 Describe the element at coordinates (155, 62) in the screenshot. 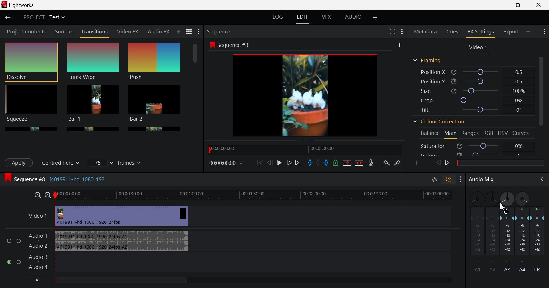

I see `Push` at that location.